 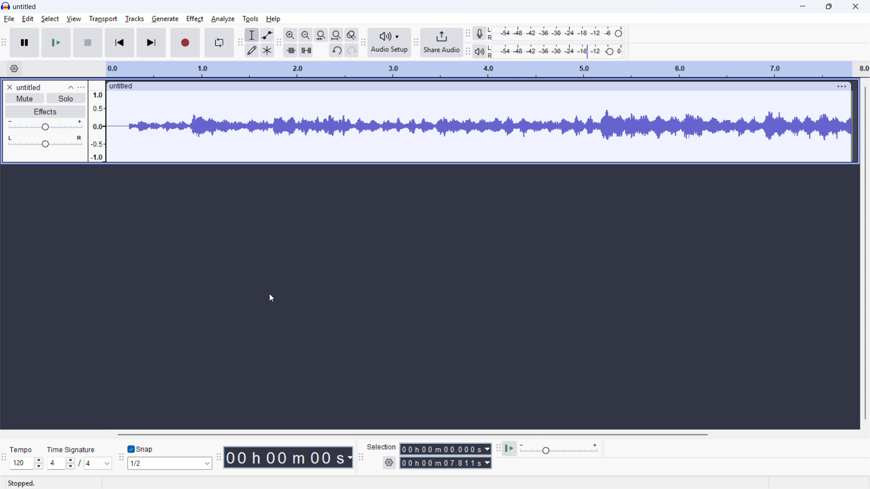 I want to click on timestamp, so click(x=289, y=457).